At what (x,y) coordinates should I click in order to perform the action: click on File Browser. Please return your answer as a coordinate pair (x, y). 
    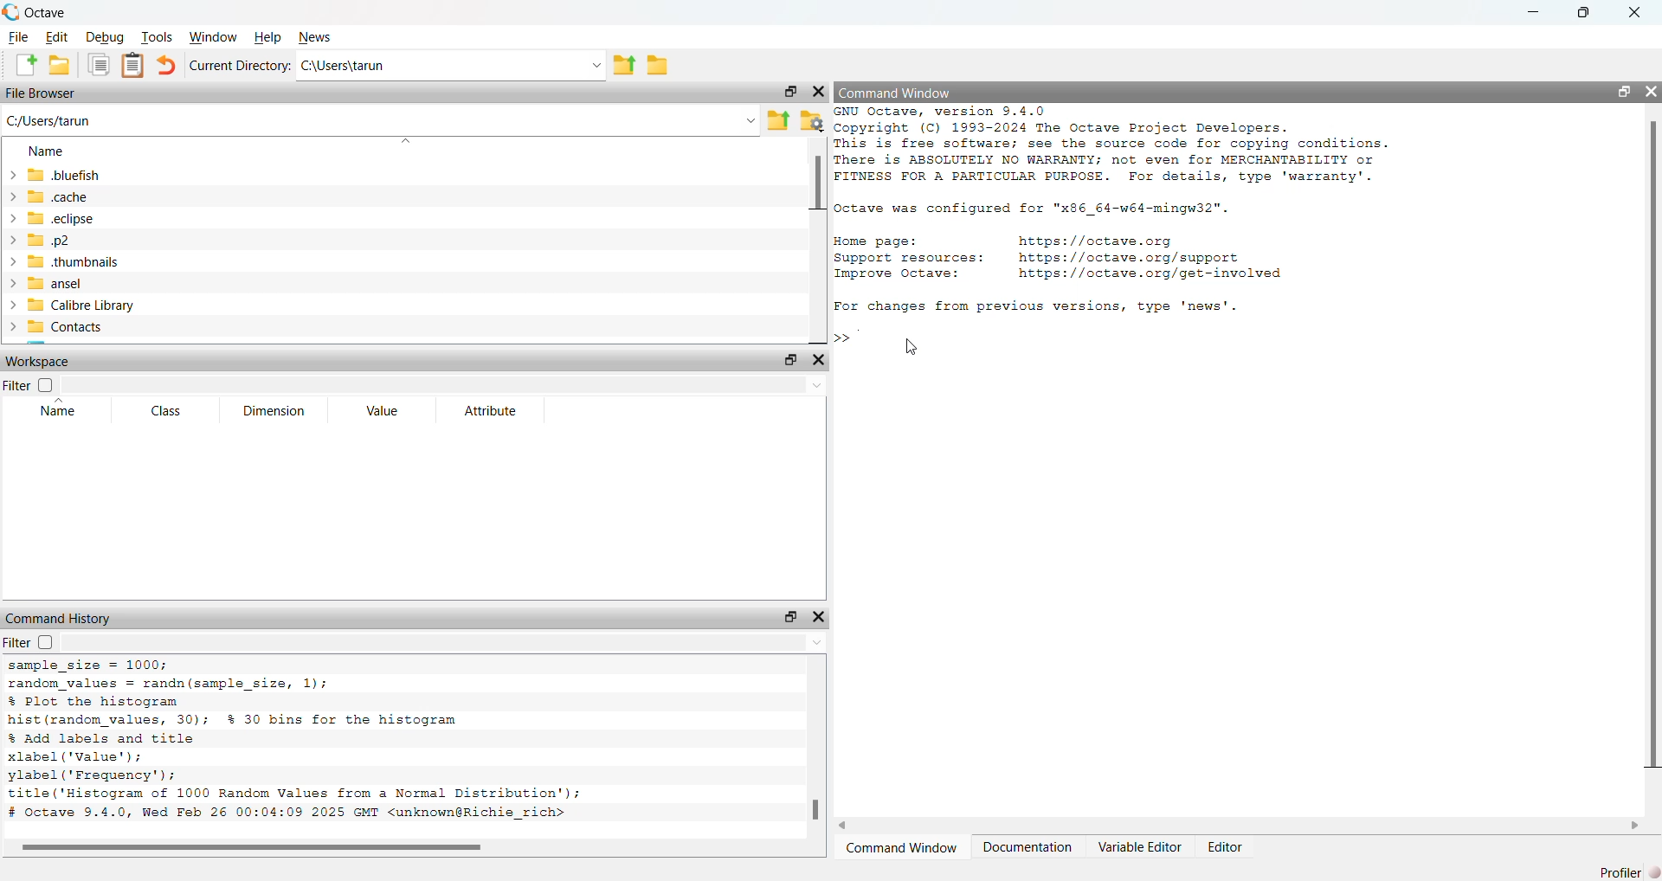
    Looking at the image, I should click on (42, 93).